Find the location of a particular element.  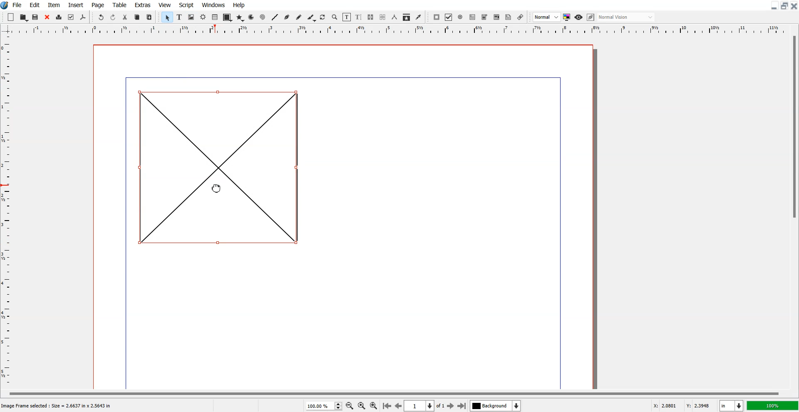

PDF Text Field is located at coordinates (472, 17).